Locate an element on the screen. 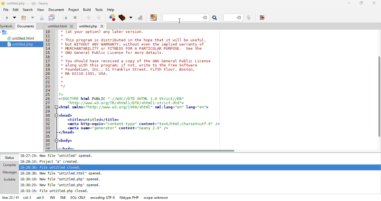 The image size is (381, 201). help is located at coordinates (110, 10).